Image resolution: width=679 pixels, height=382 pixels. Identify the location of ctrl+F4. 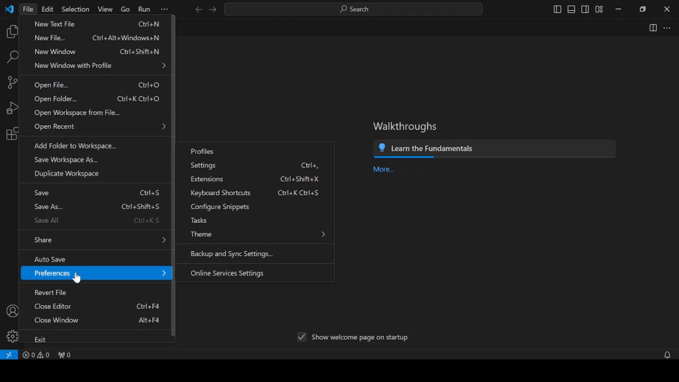
(149, 306).